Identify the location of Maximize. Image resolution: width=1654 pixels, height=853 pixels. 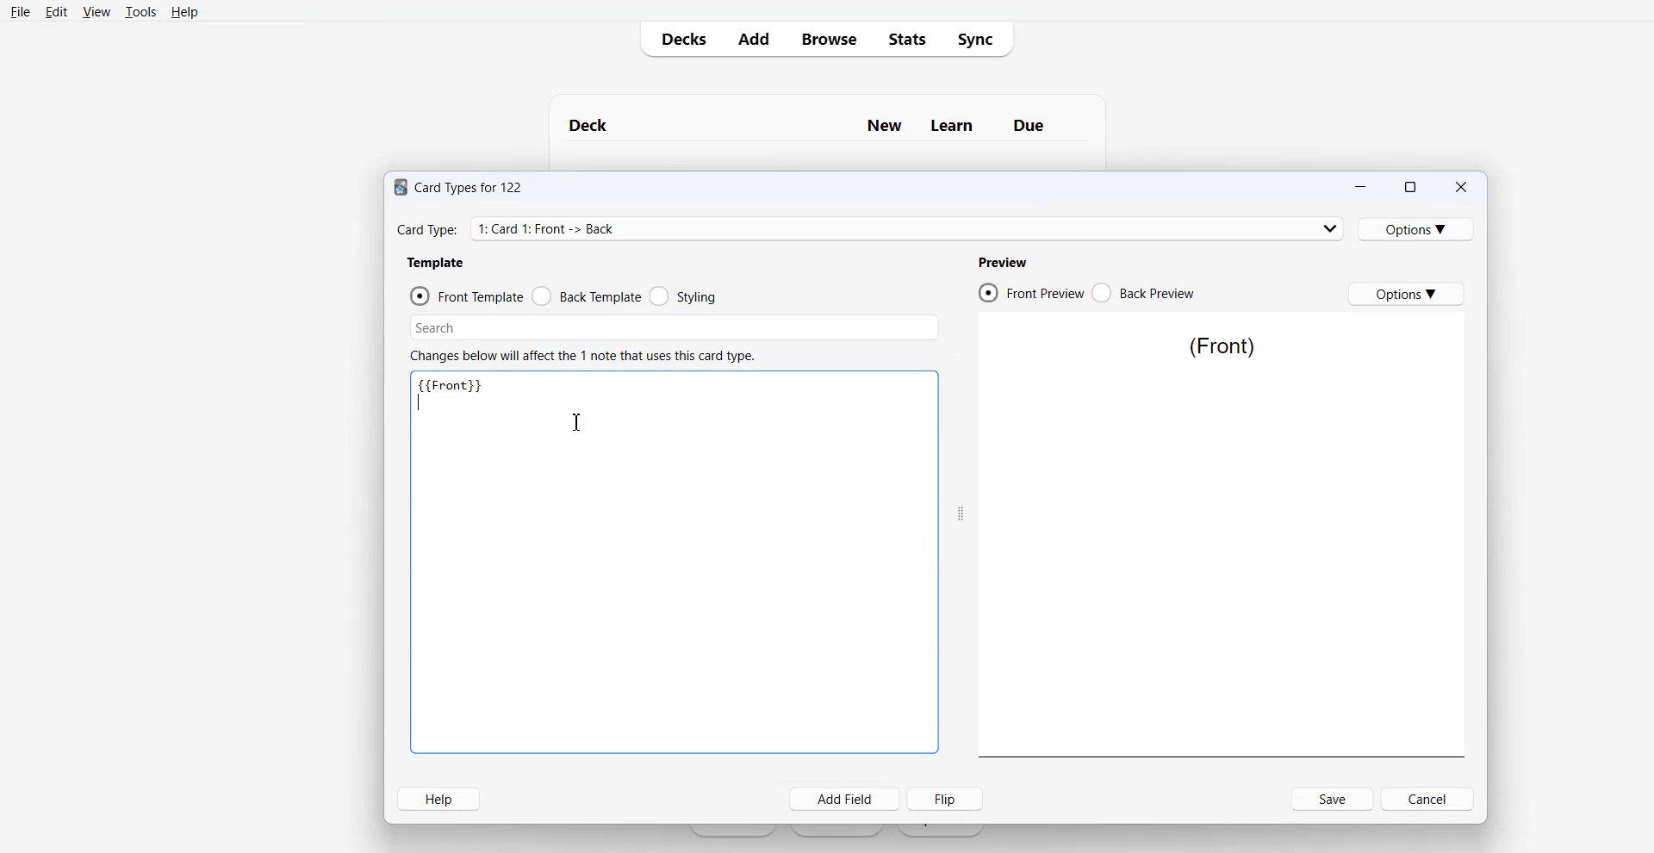
(1410, 186).